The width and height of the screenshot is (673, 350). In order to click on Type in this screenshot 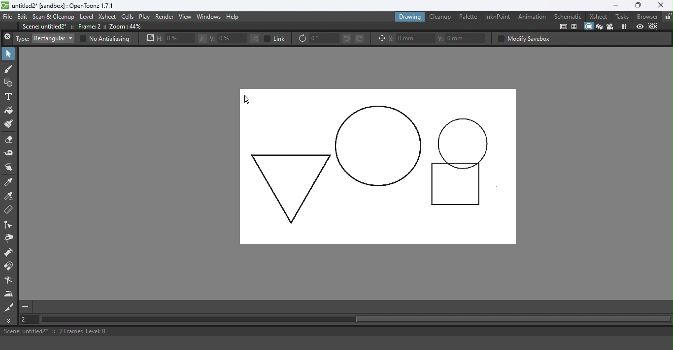, I will do `click(22, 39)`.